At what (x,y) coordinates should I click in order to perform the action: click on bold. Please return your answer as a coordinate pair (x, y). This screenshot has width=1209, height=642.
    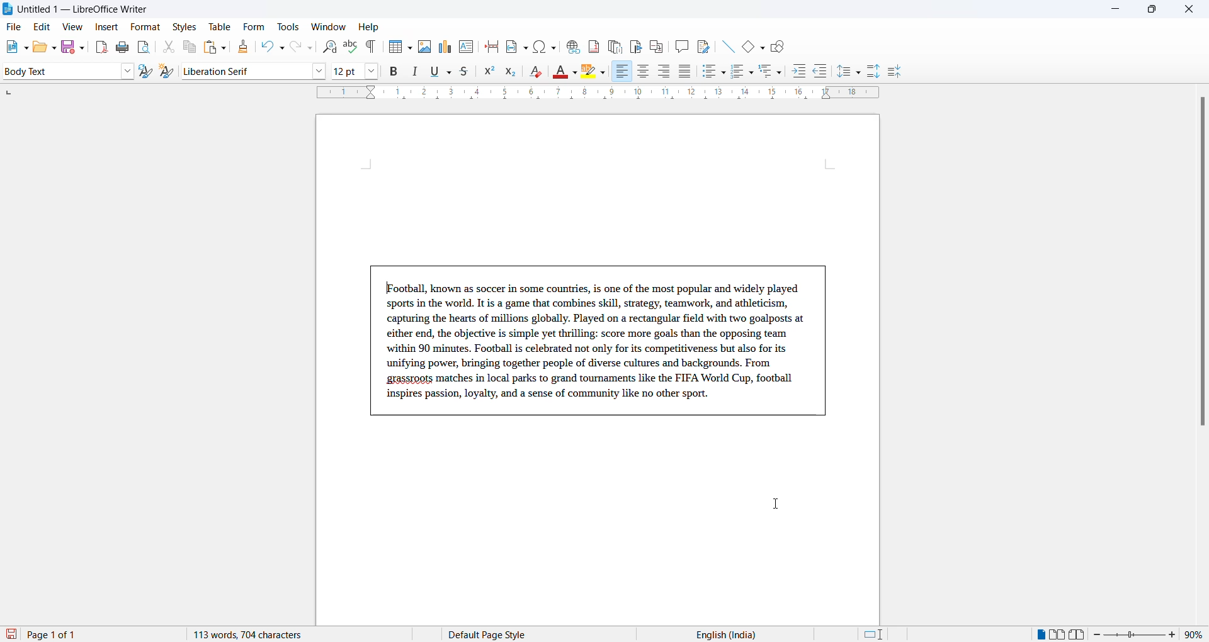
    Looking at the image, I should click on (394, 72).